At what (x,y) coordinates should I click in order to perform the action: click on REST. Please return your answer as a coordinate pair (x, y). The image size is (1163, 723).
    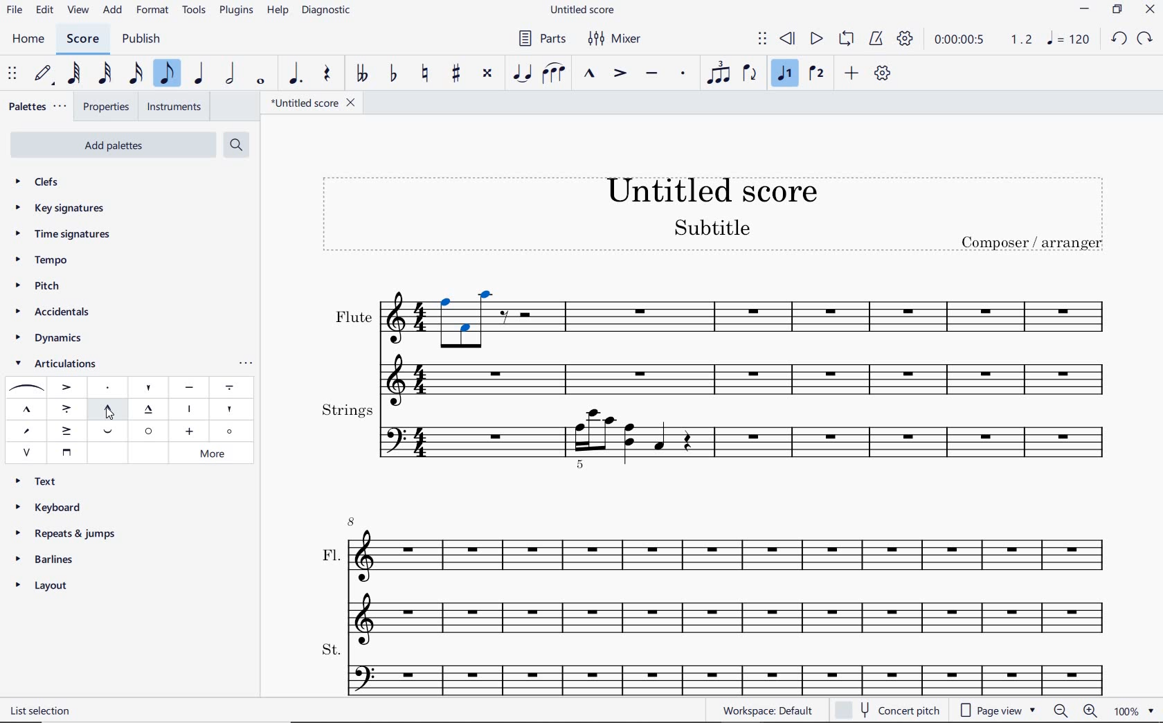
    Looking at the image, I should click on (327, 75).